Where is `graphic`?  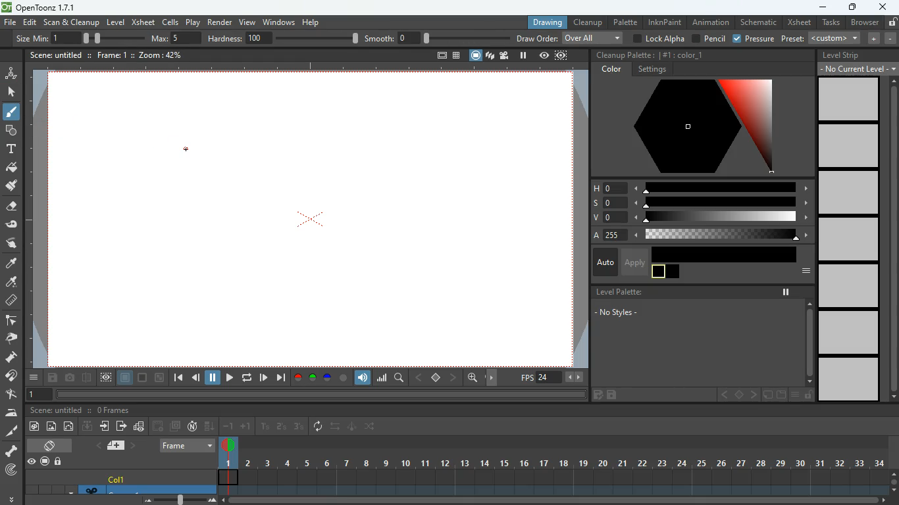 graphic is located at coordinates (139, 427).